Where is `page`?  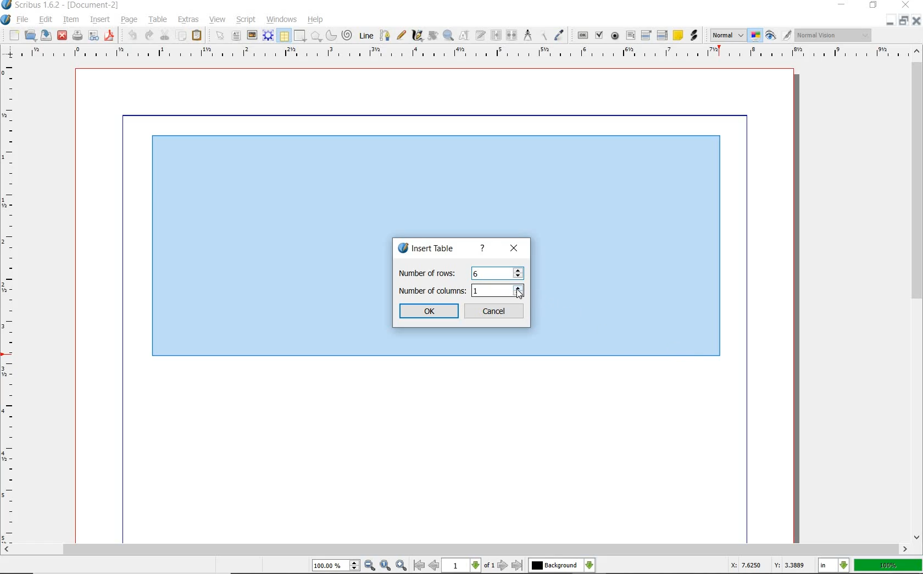
page is located at coordinates (131, 21).